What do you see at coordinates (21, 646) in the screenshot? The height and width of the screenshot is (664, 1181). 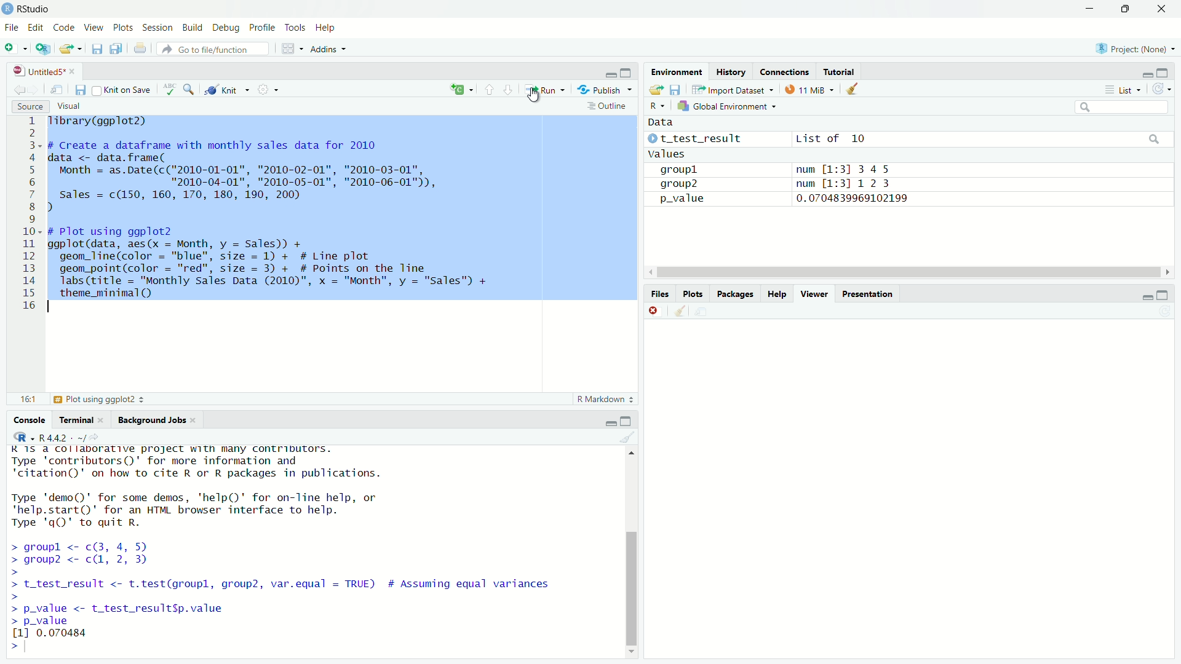 I see `prompt cursor` at bounding box center [21, 646].